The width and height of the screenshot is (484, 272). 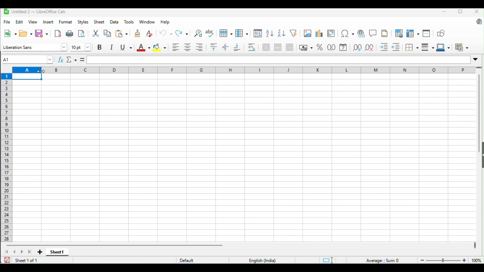 I want to click on Untitled2-LibreOffice Calc, so click(x=36, y=11).